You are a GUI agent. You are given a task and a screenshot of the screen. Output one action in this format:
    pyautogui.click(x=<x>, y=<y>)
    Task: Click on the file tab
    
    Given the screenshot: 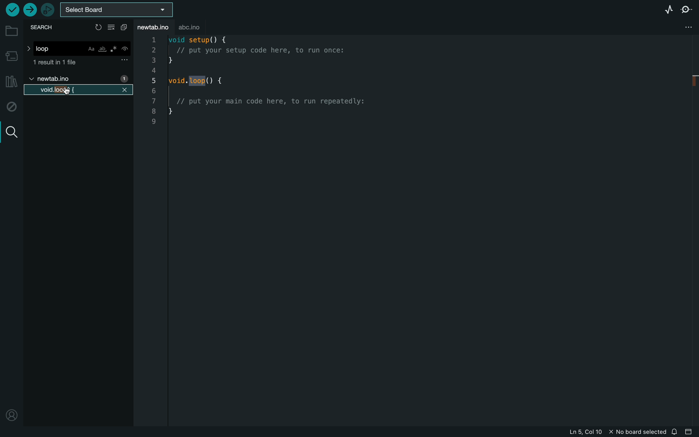 What is the action you would take?
    pyautogui.click(x=155, y=26)
    